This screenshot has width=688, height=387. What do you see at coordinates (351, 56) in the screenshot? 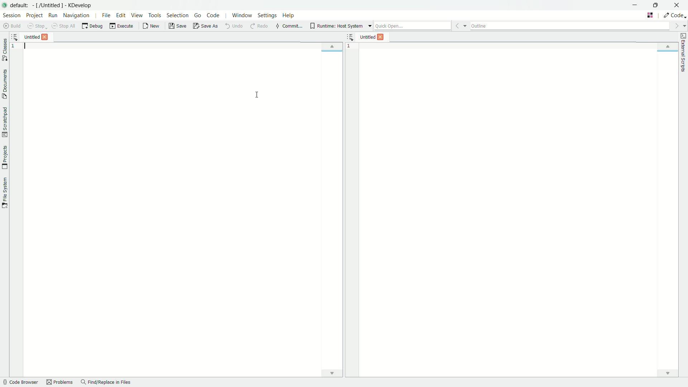
I see `line number` at bounding box center [351, 56].